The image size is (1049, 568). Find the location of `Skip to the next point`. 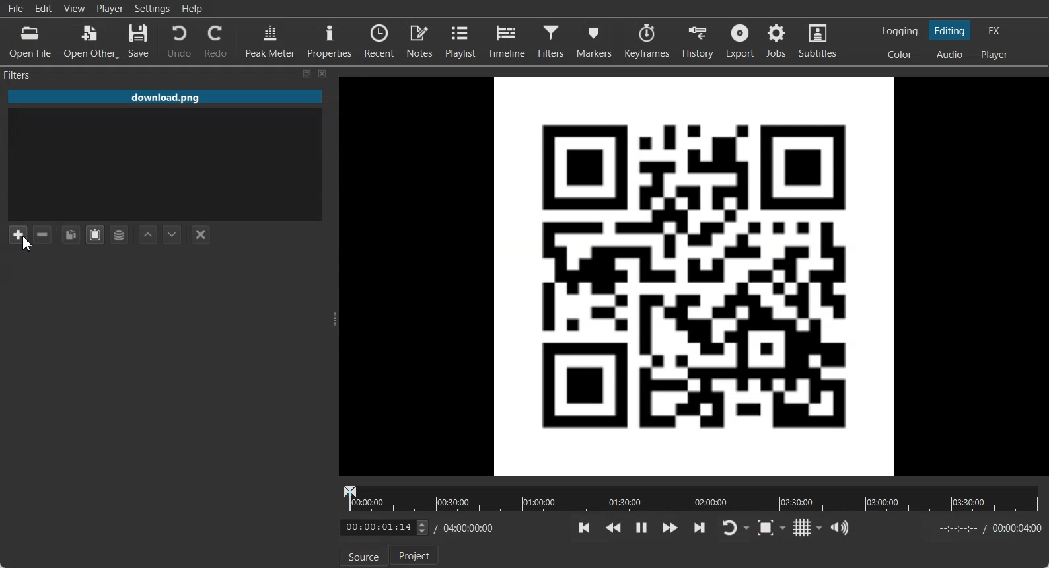

Skip to the next point is located at coordinates (699, 527).